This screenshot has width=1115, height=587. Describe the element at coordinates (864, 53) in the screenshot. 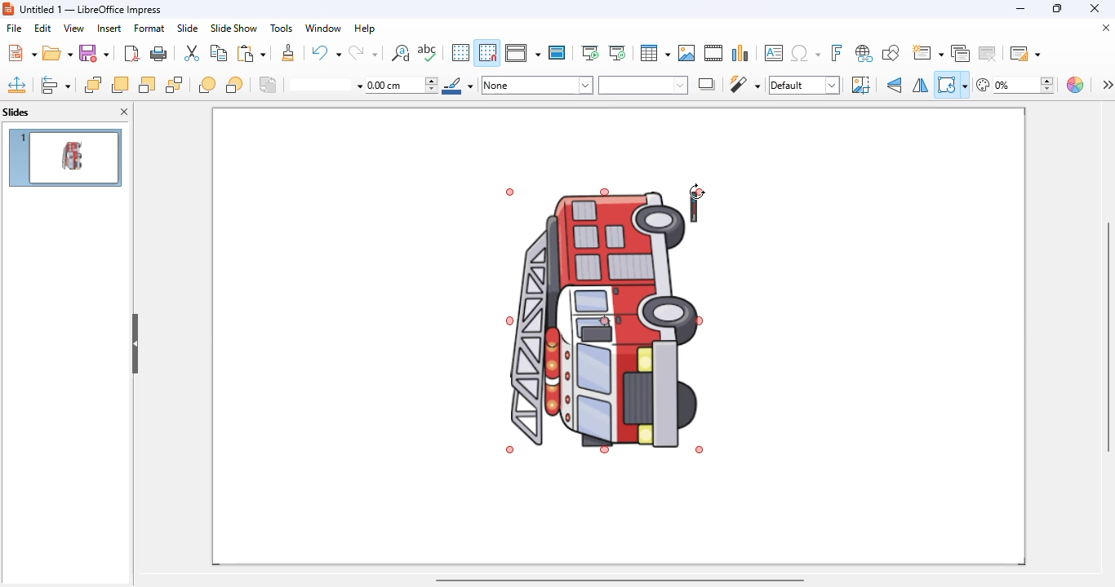

I see `insert hyperlink` at that location.